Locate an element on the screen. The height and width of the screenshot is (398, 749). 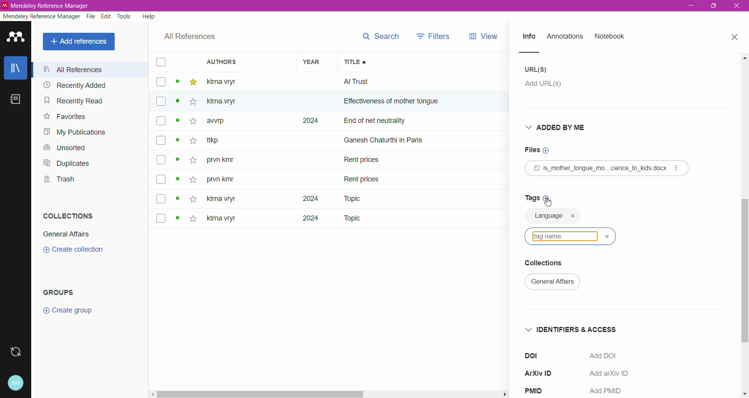
box is located at coordinates (161, 140).